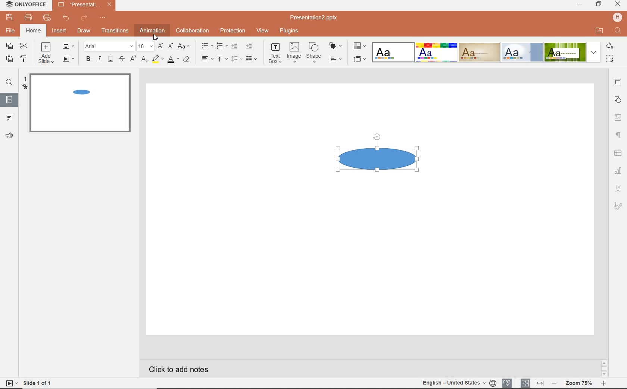 The height and width of the screenshot is (389, 627). I want to click on COPY STYLE, so click(22, 58).